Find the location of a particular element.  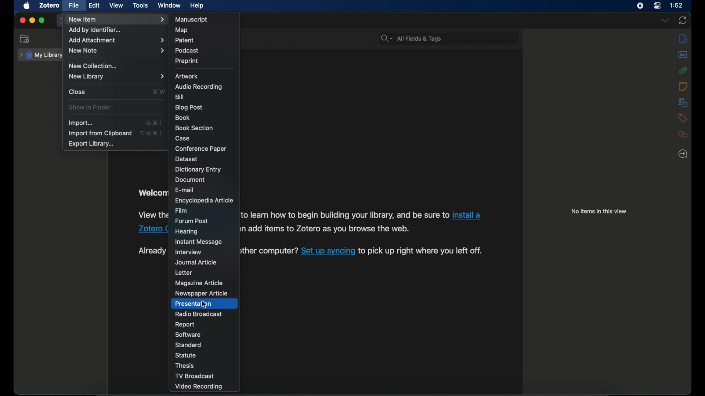

libraries is located at coordinates (683, 102).